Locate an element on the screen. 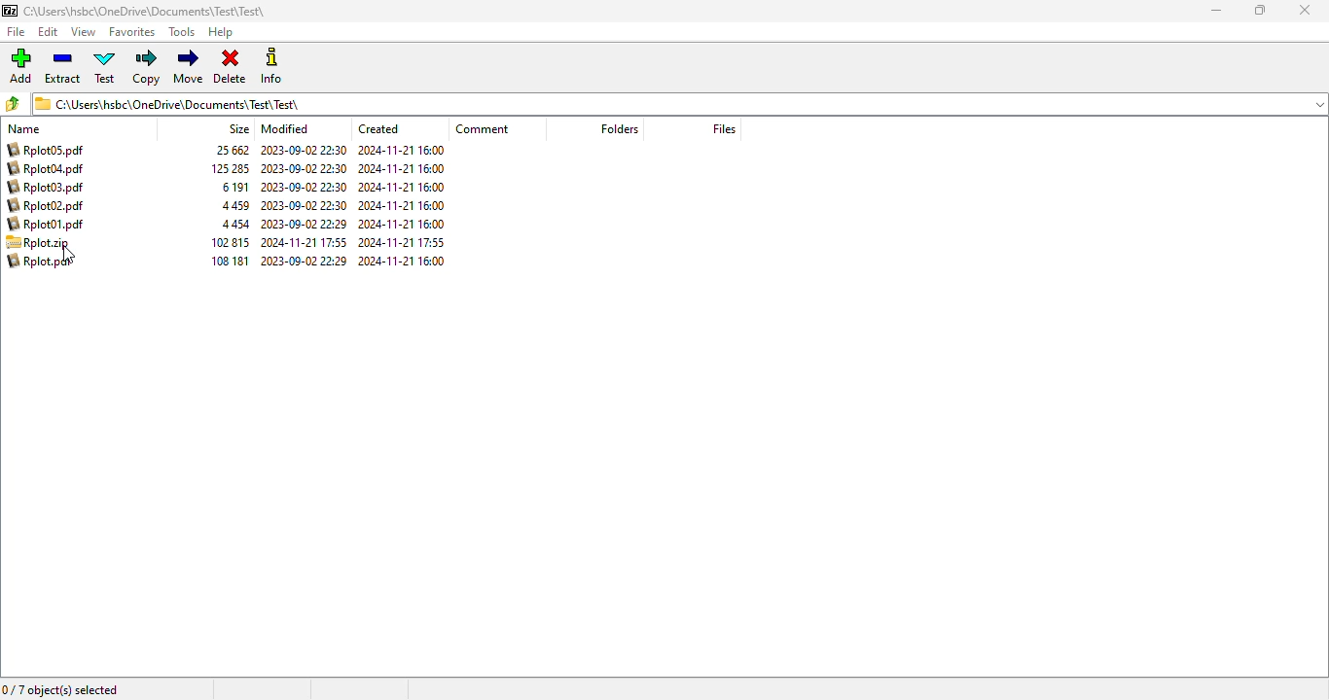  test is located at coordinates (106, 66).